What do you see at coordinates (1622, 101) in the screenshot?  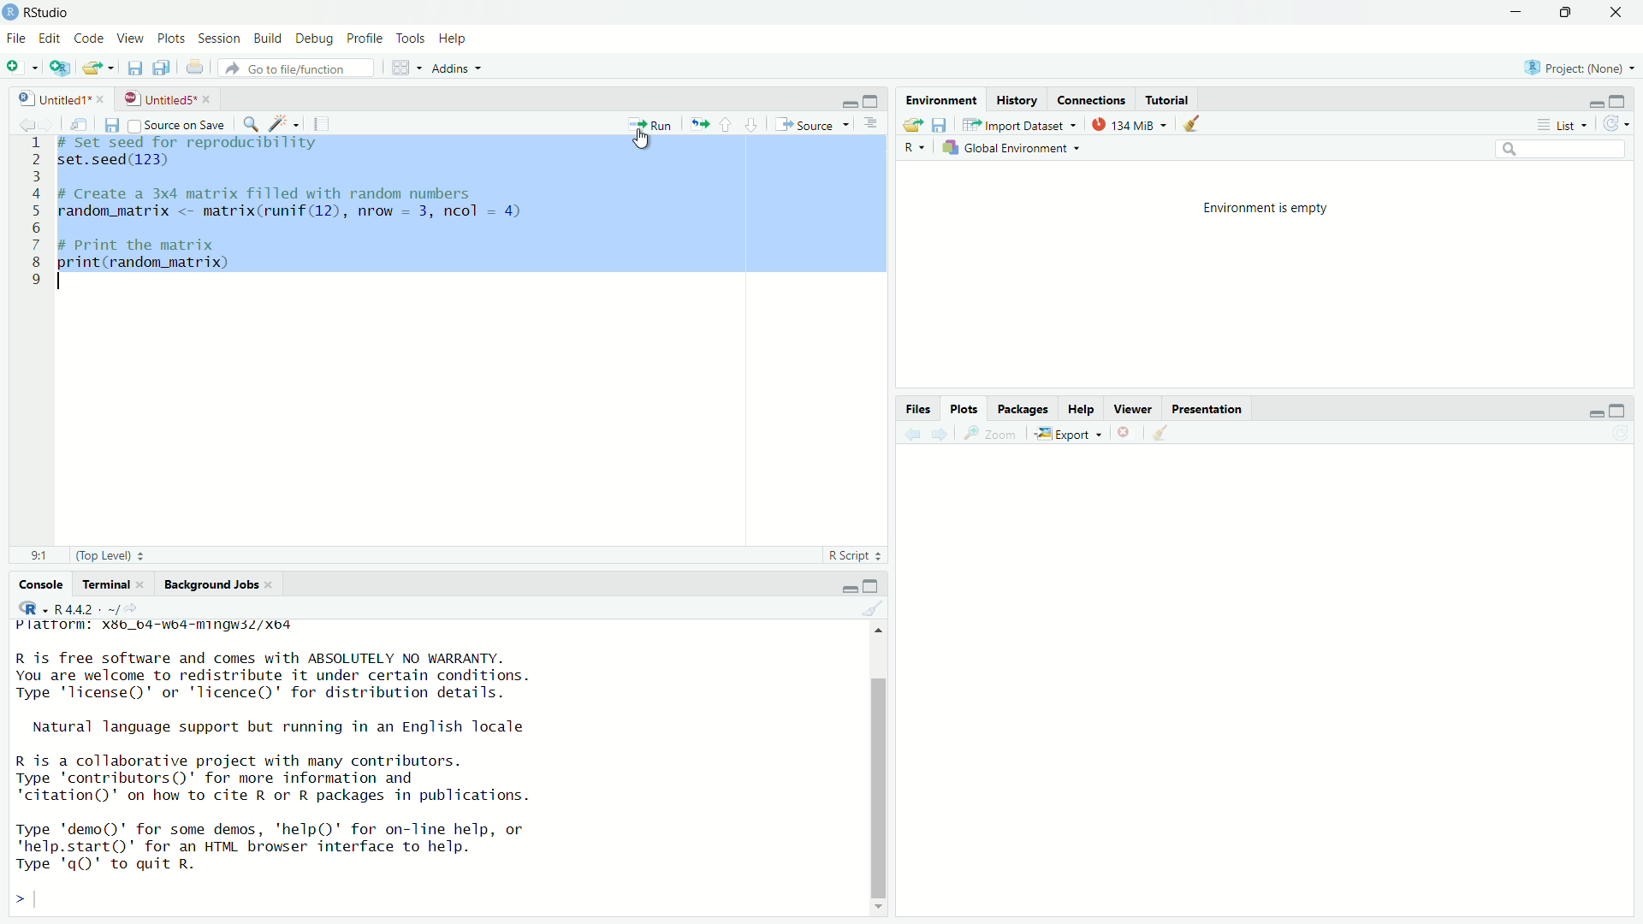 I see `maximise` at bounding box center [1622, 101].